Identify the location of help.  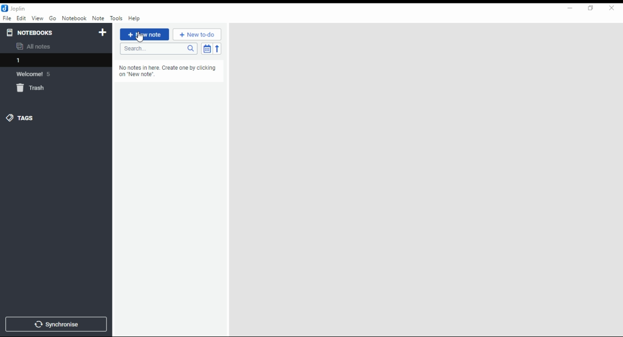
(134, 19).